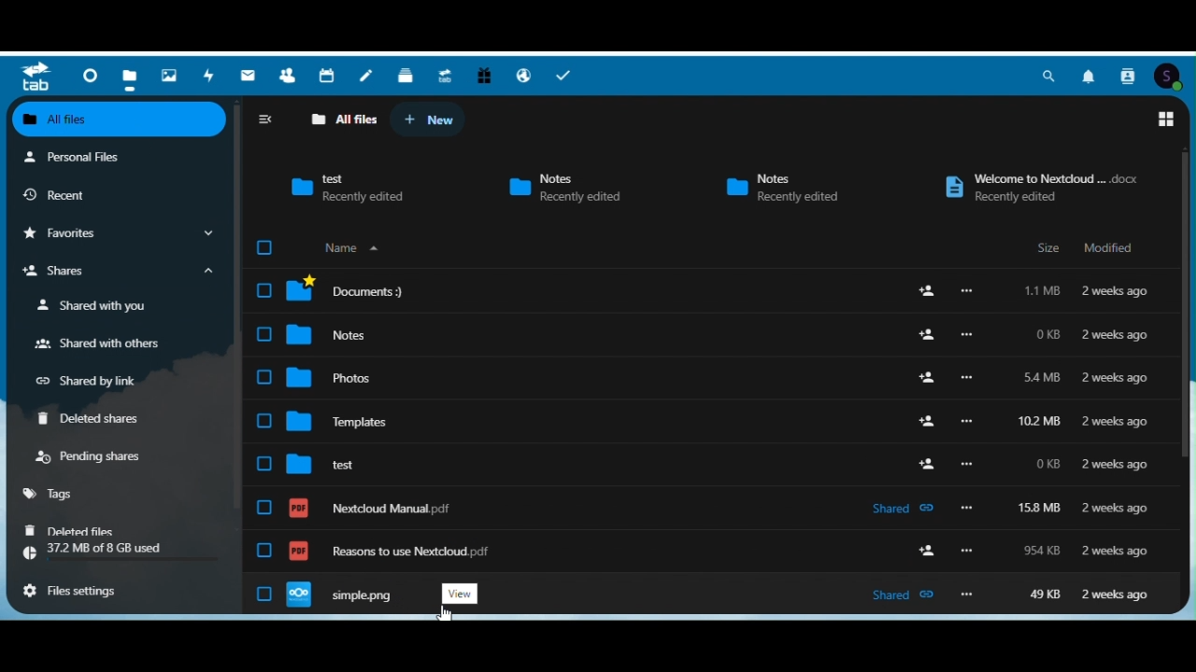  Describe the element at coordinates (264, 421) in the screenshot. I see `checkbox` at that location.